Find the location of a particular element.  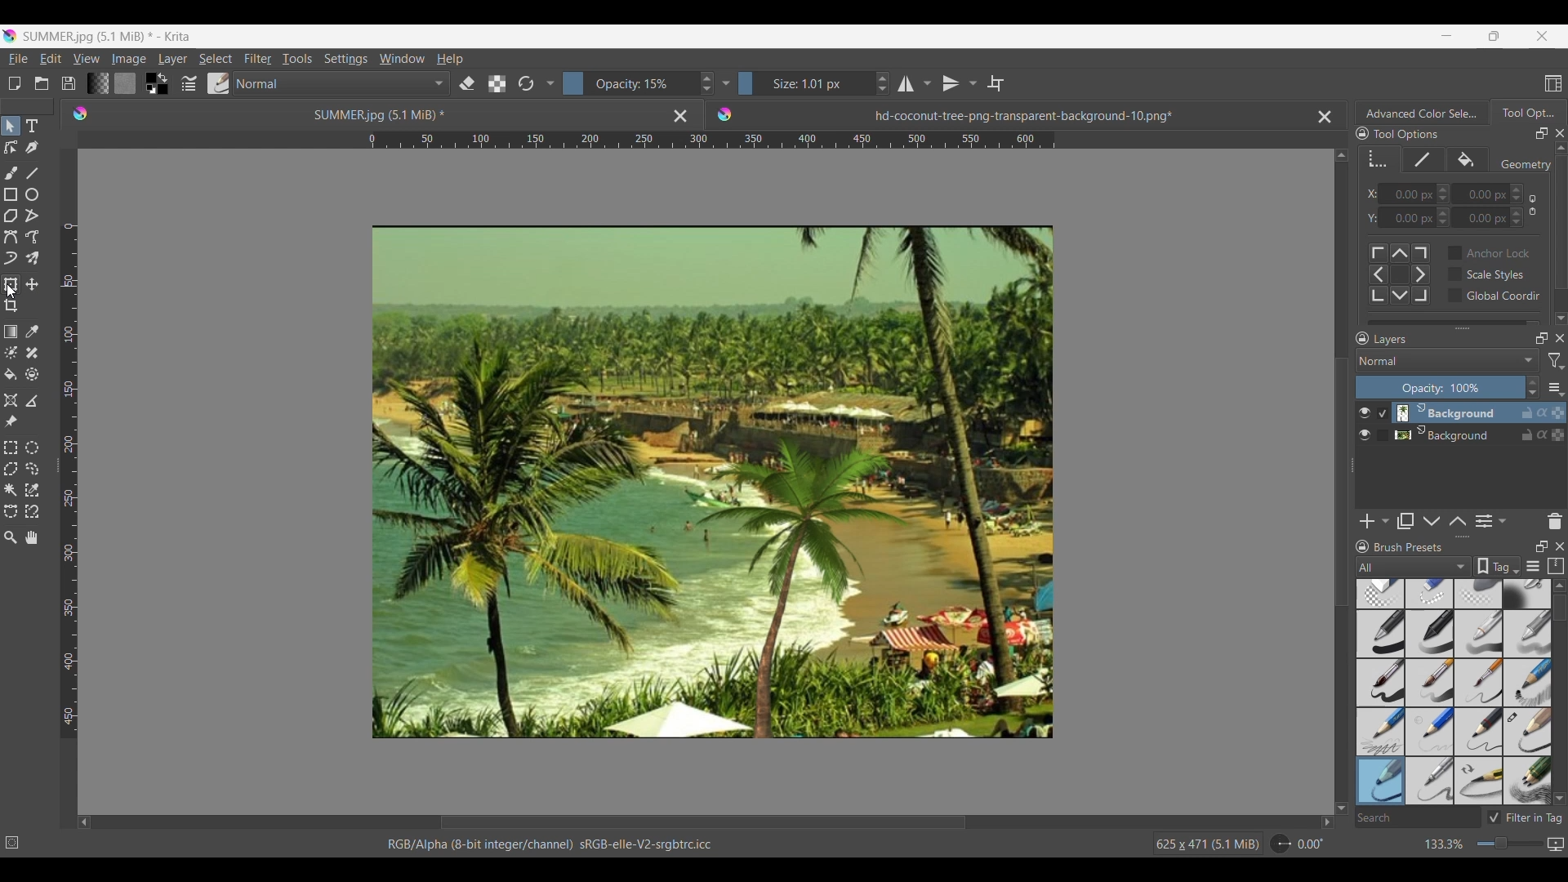

Select shapes is located at coordinates (11, 126).